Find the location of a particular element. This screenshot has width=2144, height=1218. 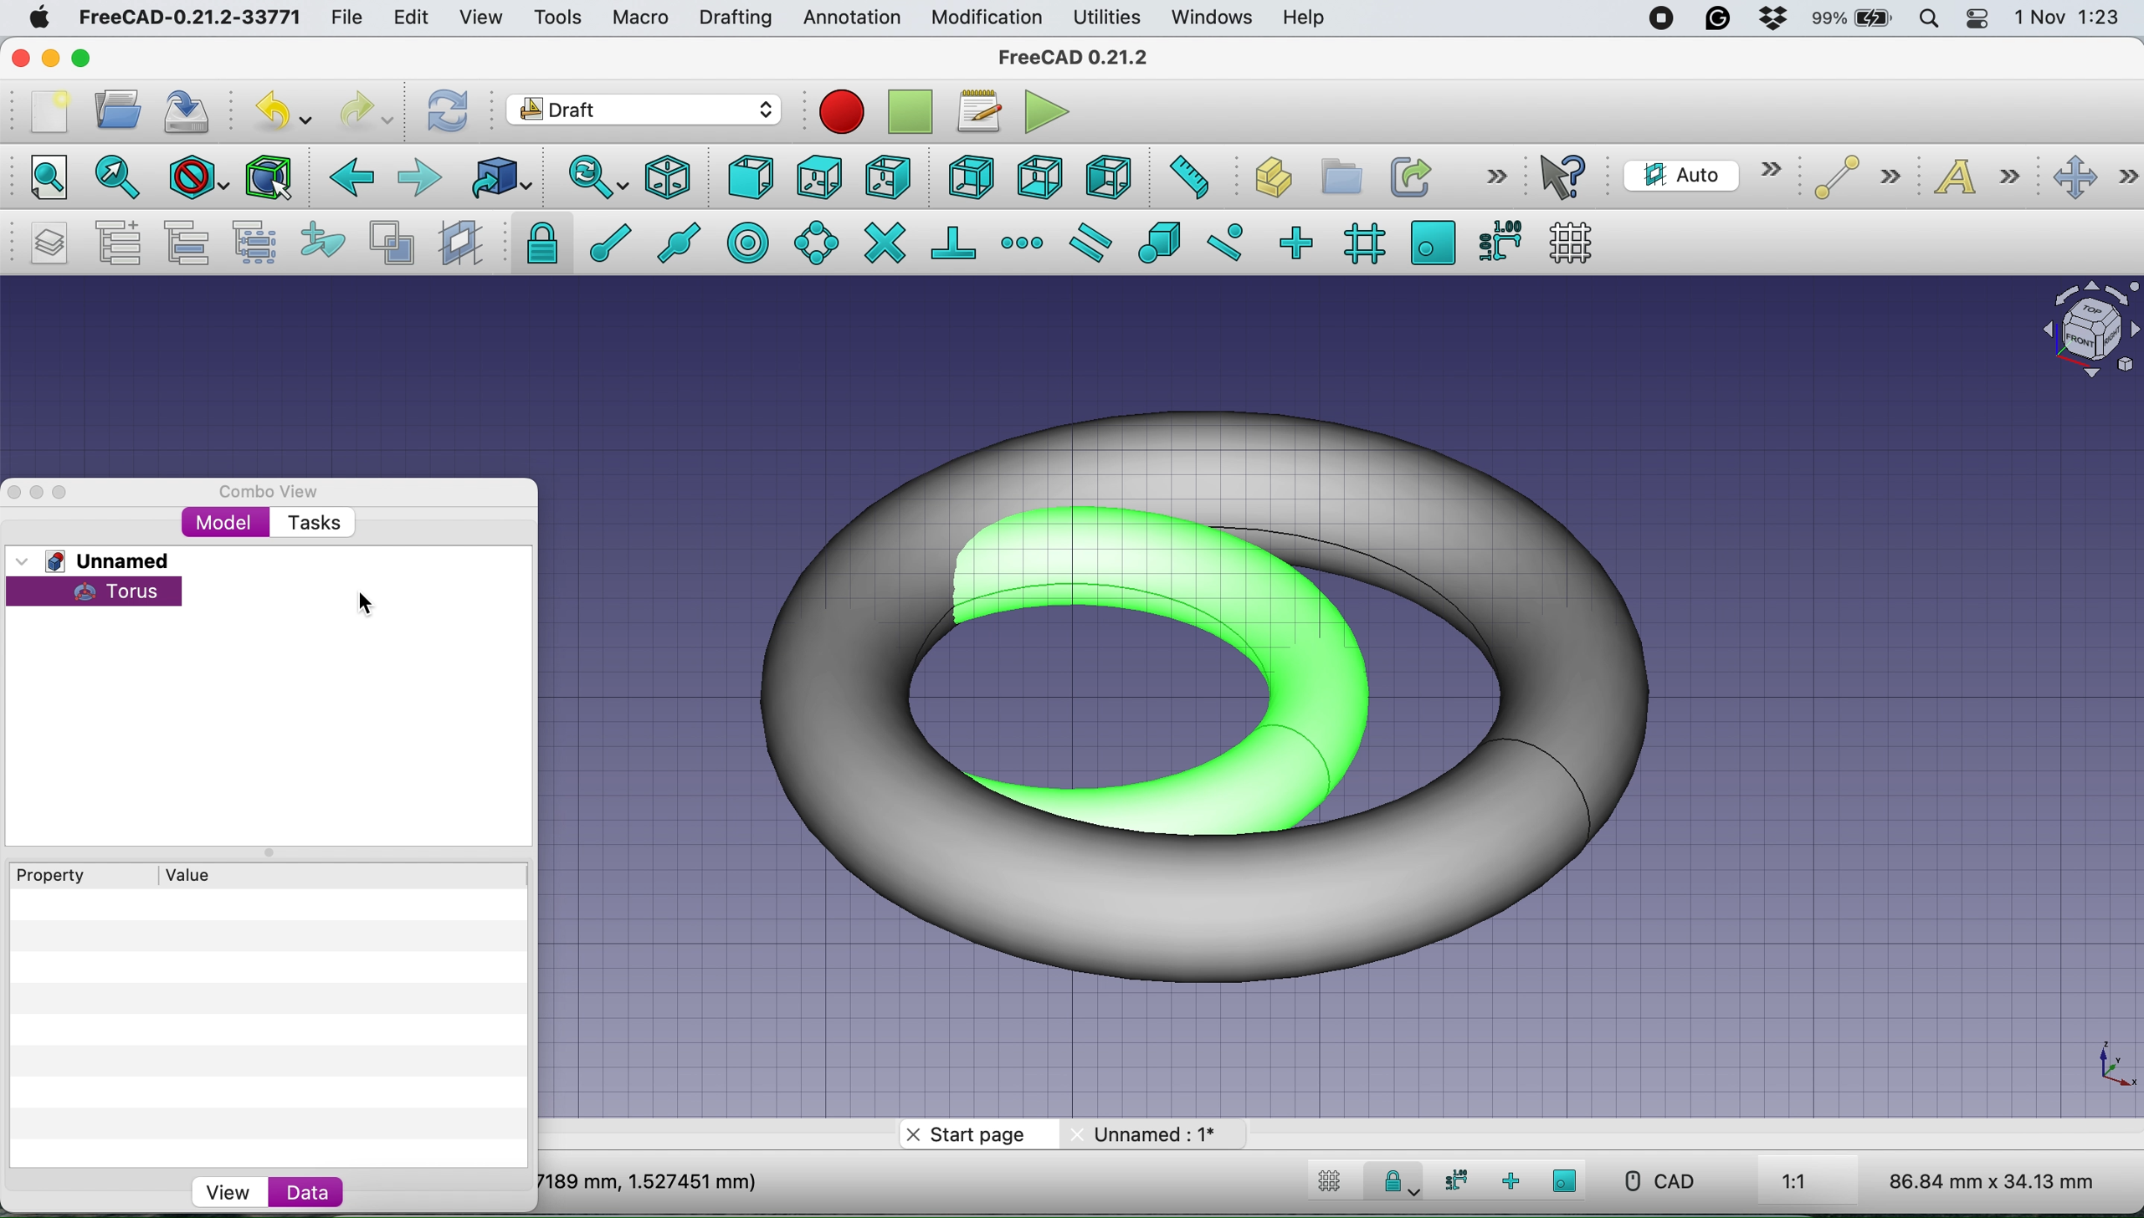

fit all is located at coordinates (44, 180).